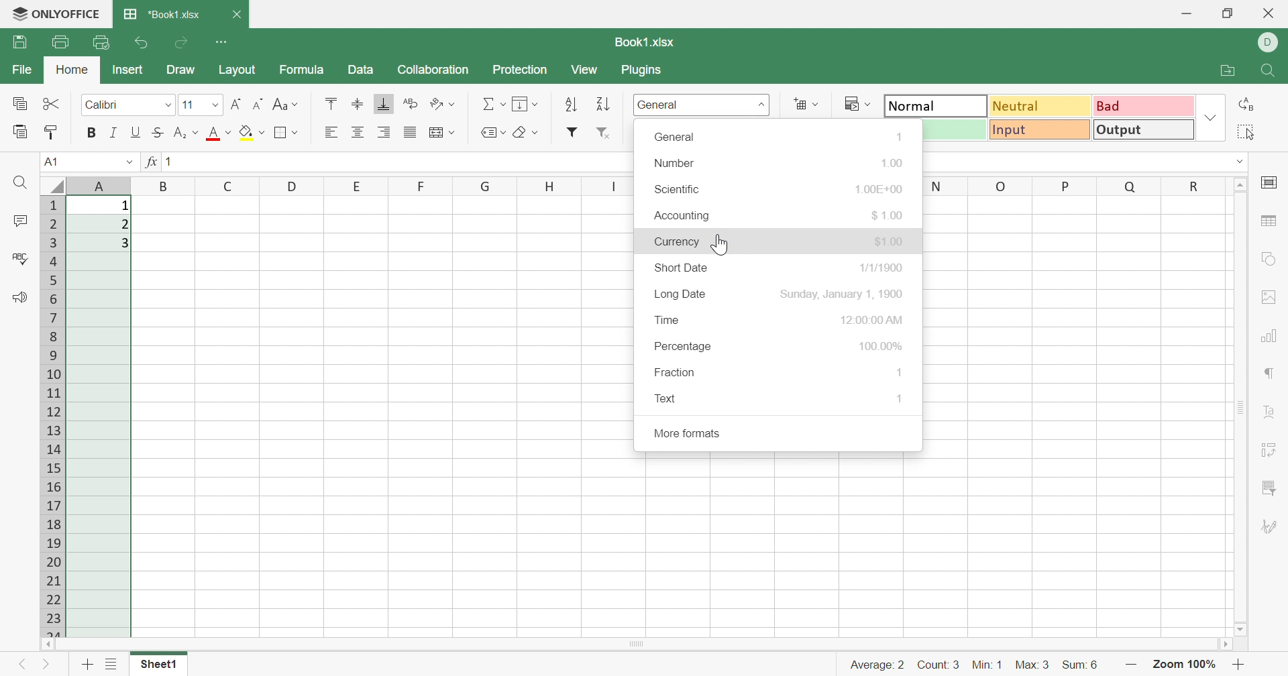 The height and width of the screenshot is (676, 1288). What do you see at coordinates (435, 70) in the screenshot?
I see `Collaboration` at bounding box center [435, 70].